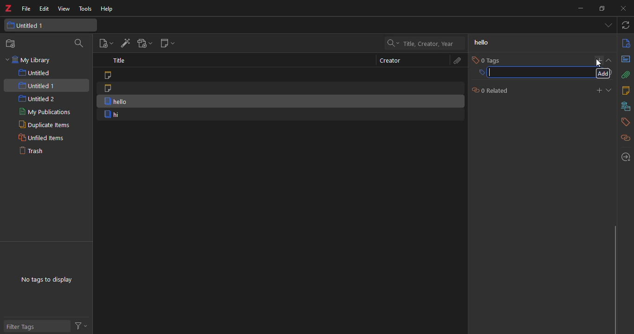  What do you see at coordinates (126, 43) in the screenshot?
I see `add item` at bounding box center [126, 43].